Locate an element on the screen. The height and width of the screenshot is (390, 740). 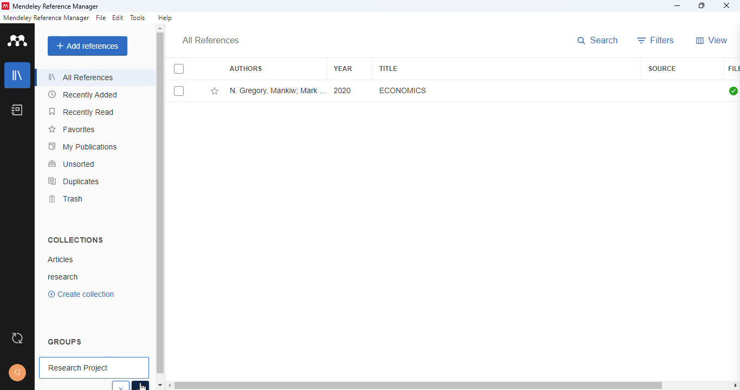
recently added is located at coordinates (83, 94).